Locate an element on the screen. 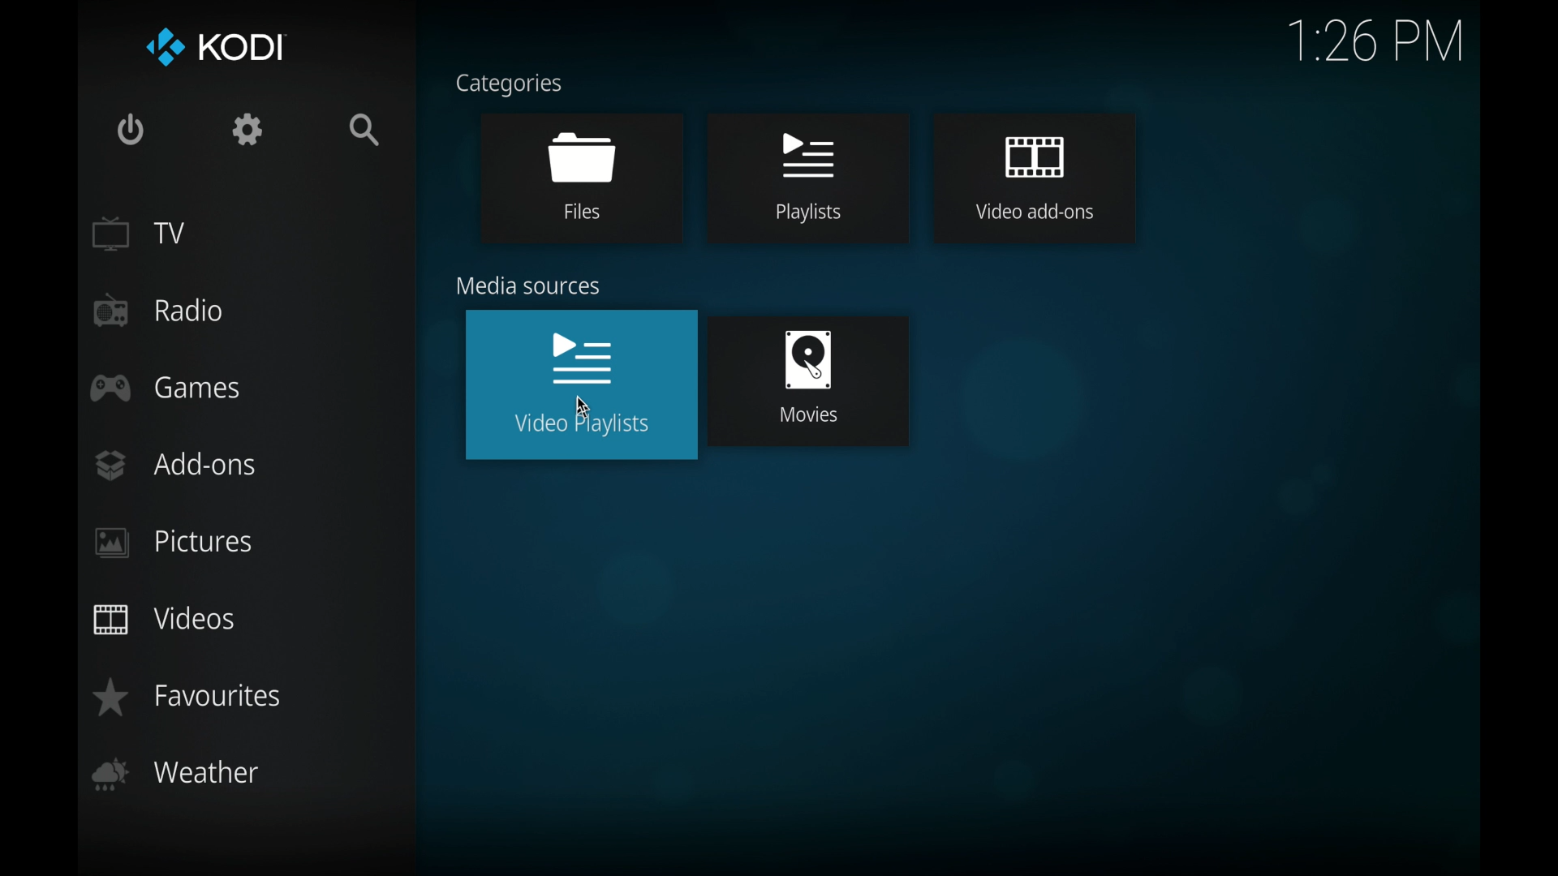  time is located at coordinates (1375, 42).